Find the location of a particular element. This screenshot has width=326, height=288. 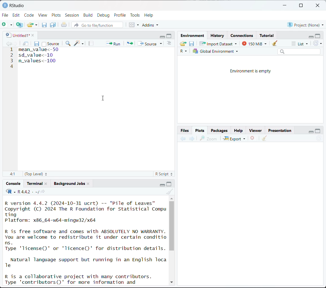

maximize is located at coordinates (170, 36).